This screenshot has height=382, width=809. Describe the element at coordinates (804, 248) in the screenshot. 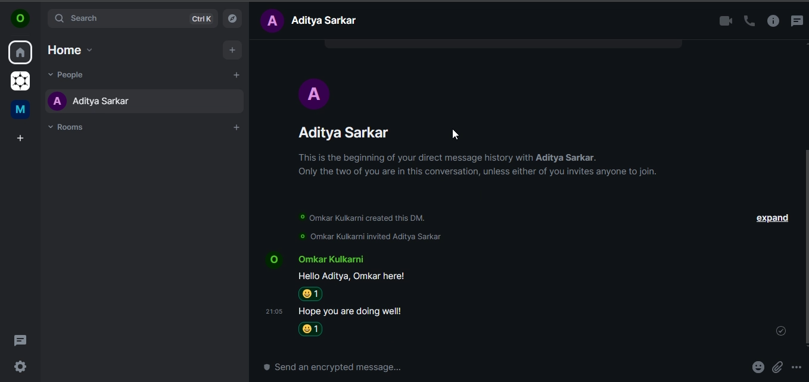

I see `scroll bar` at that location.